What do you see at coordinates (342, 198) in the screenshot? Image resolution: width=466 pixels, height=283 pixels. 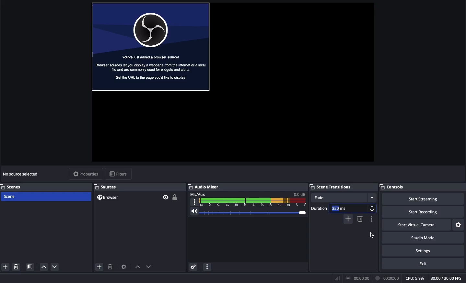 I see `Fade` at bounding box center [342, 198].